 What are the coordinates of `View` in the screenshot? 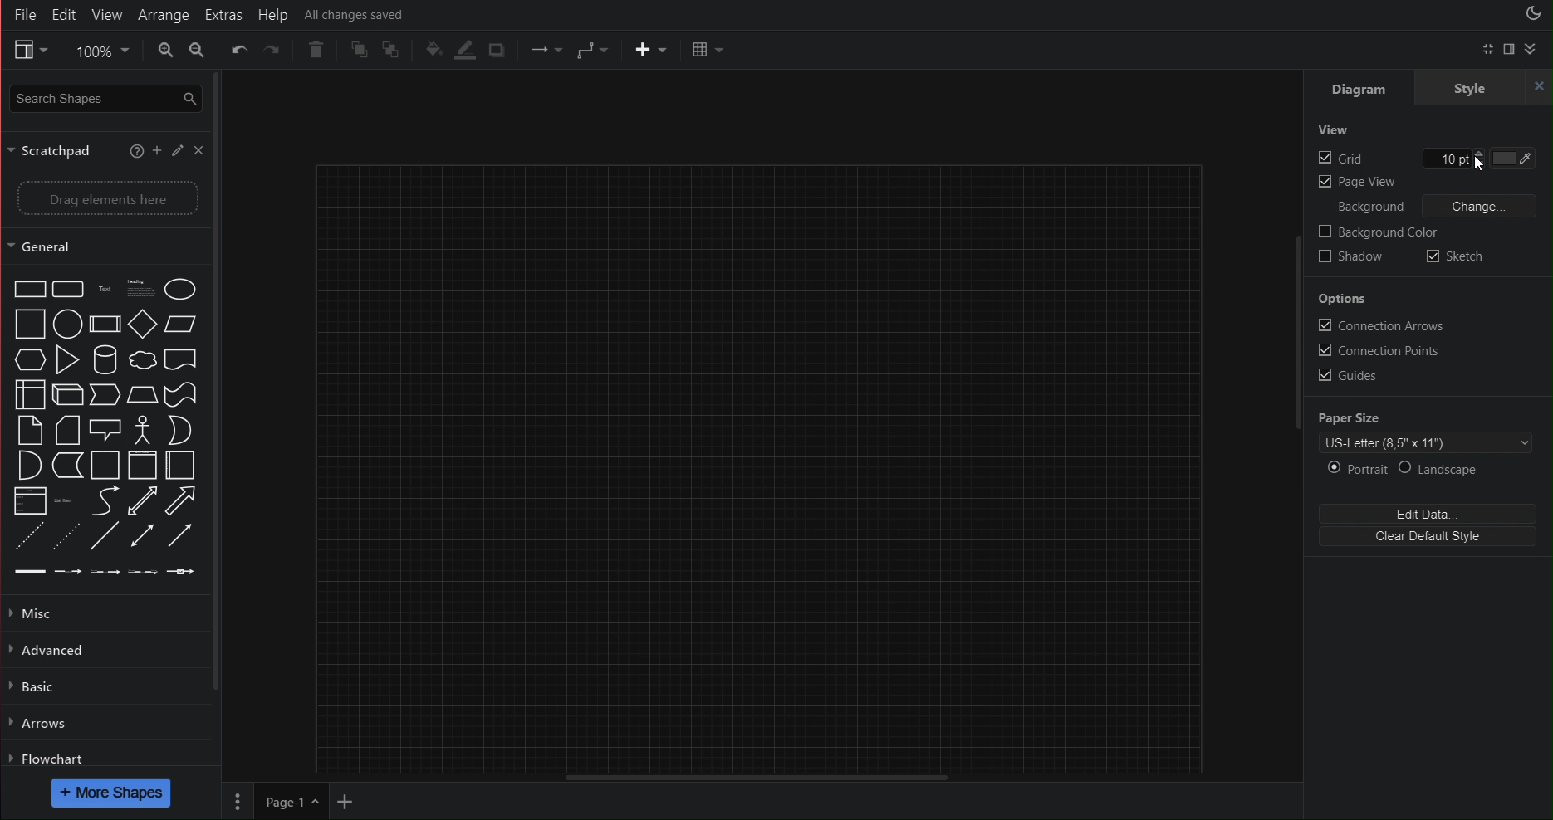 It's located at (107, 14).